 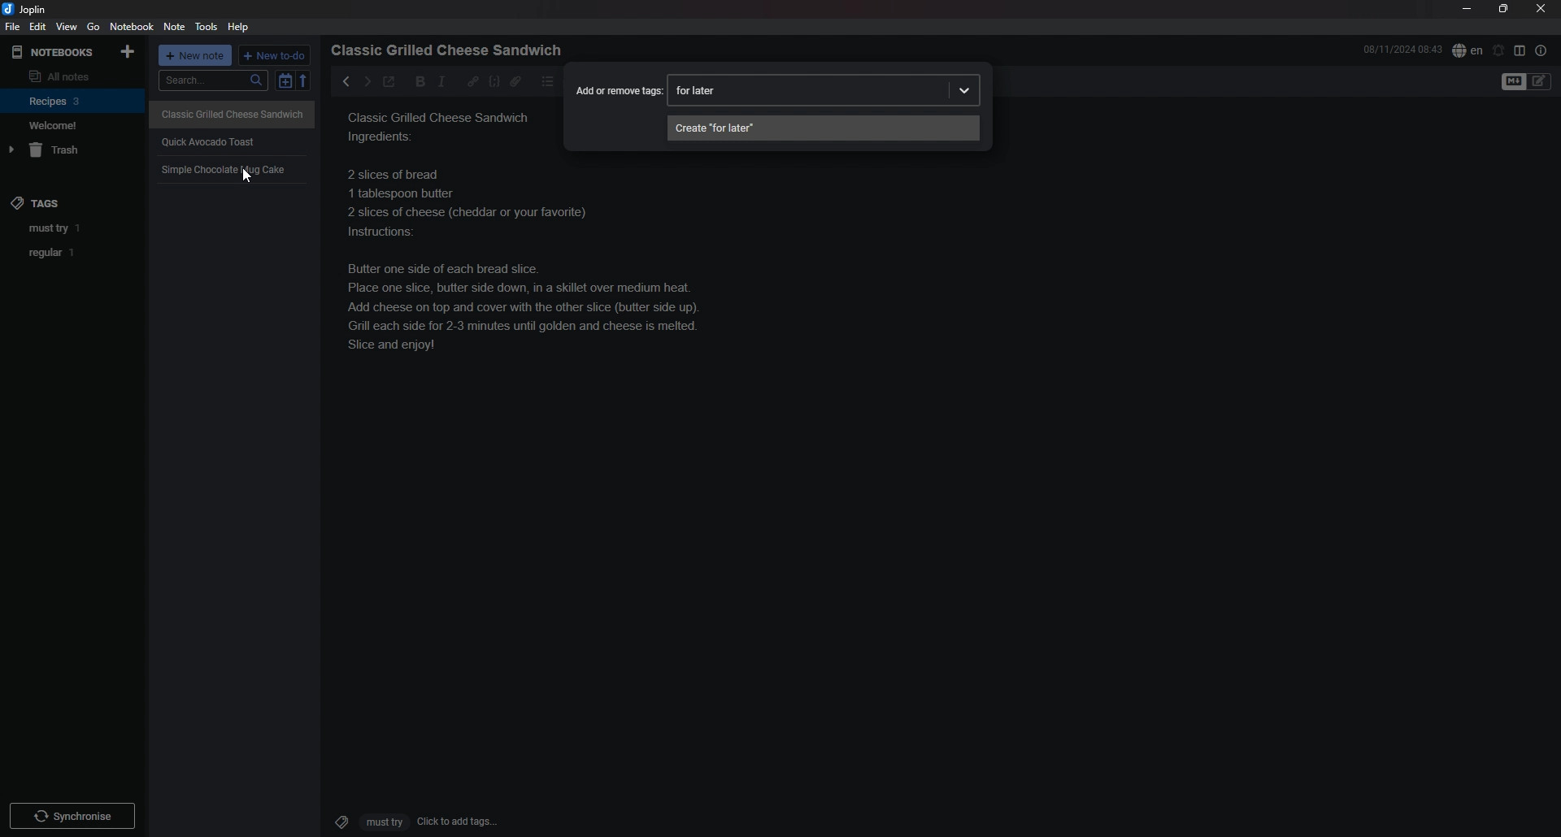 What do you see at coordinates (1528, 83) in the screenshot?
I see `toggle editor` at bounding box center [1528, 83].